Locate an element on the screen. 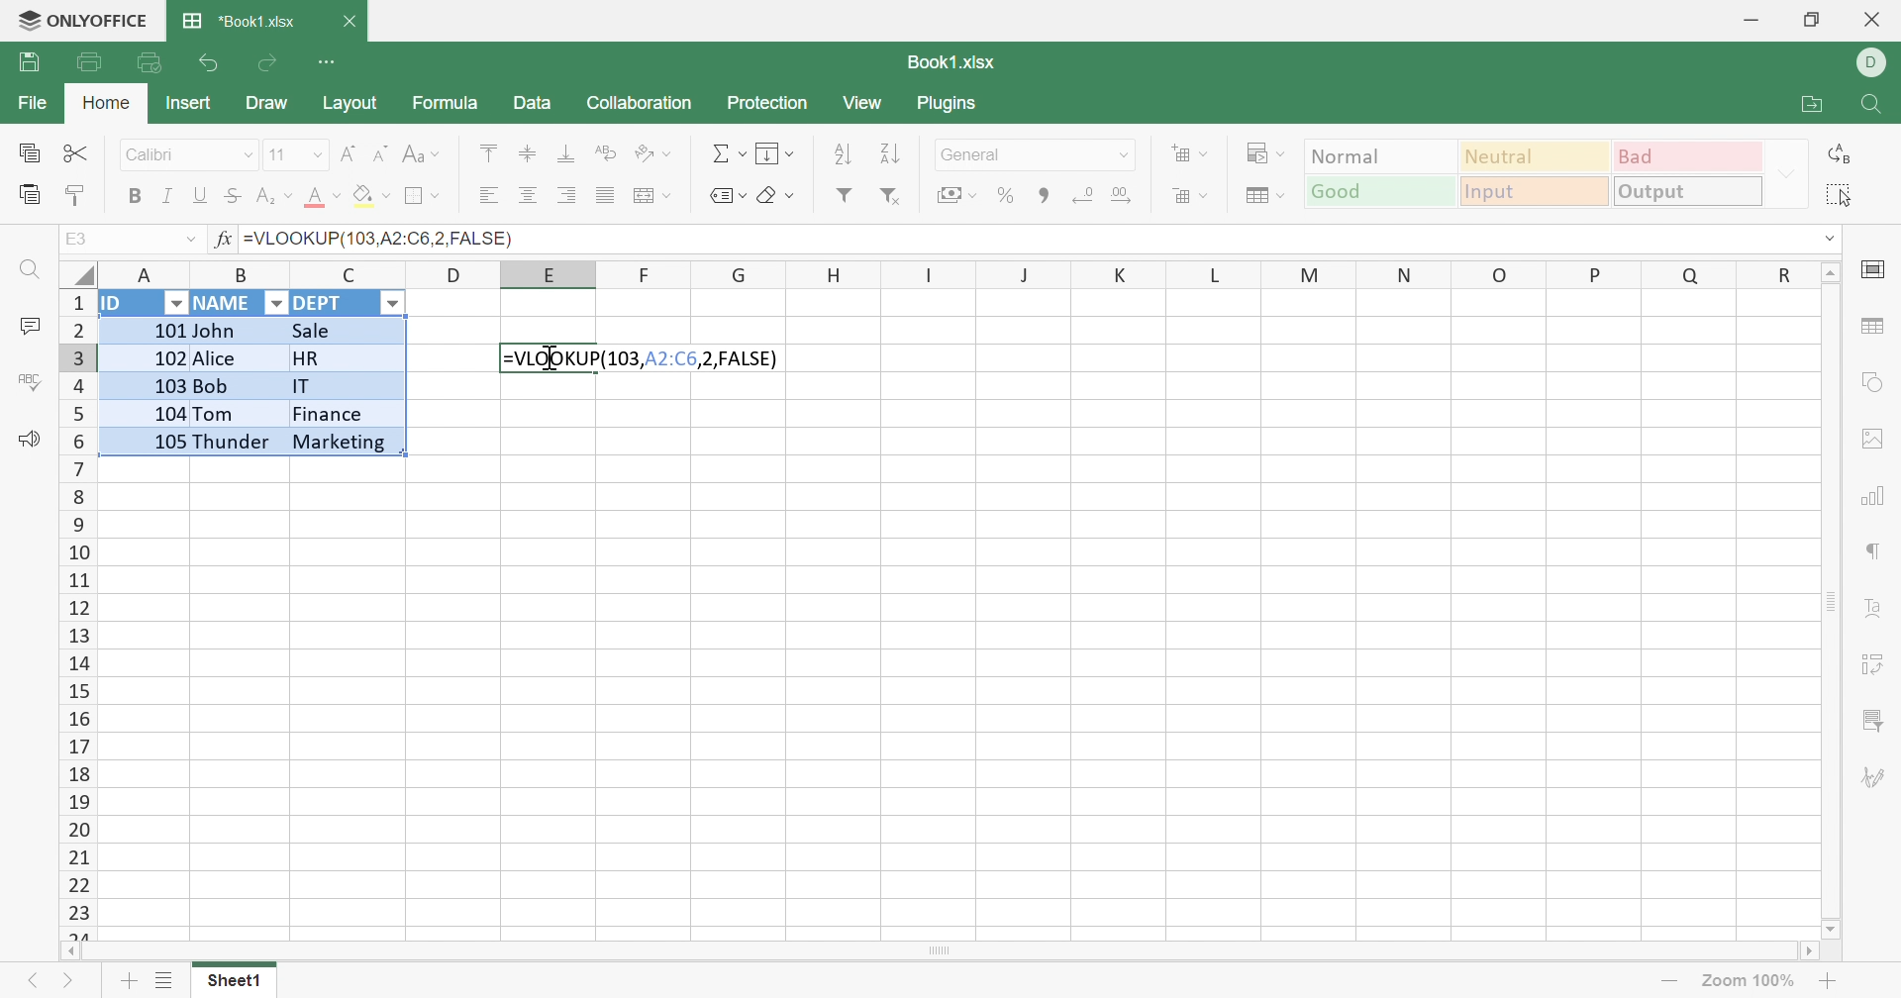 The image size is (1901, 998). cell settings is located at coordinates (1878, 271).